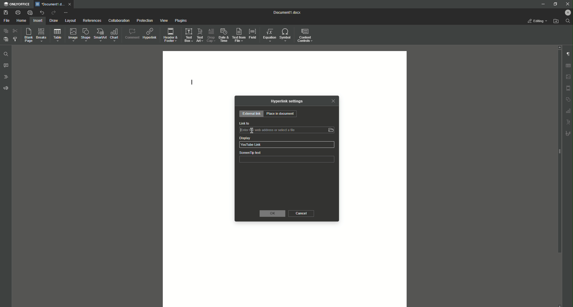  I want to click on SmartArt, so click(101, 35).